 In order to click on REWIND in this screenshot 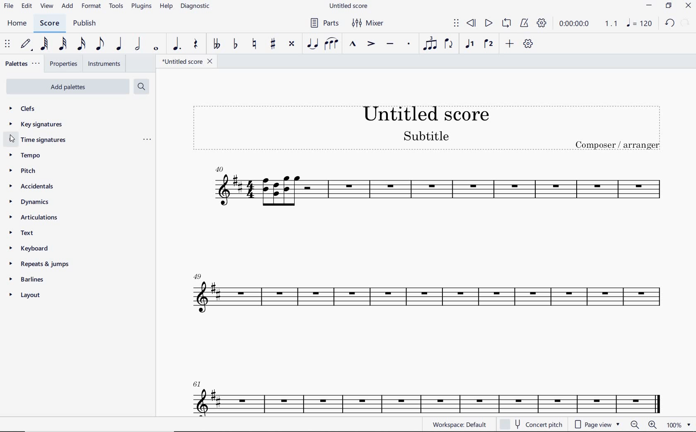, I will do `click(471, 23)`.